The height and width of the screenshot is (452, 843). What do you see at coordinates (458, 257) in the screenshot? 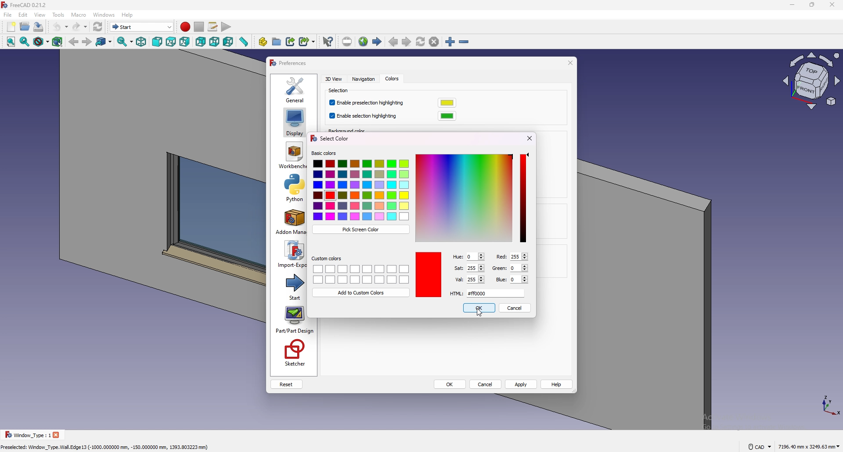
I see `Hue:` at bounding box center [458, 257].